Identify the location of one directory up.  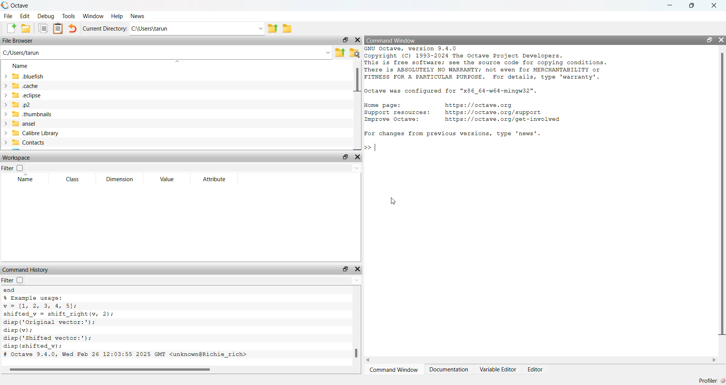
(340, 52).